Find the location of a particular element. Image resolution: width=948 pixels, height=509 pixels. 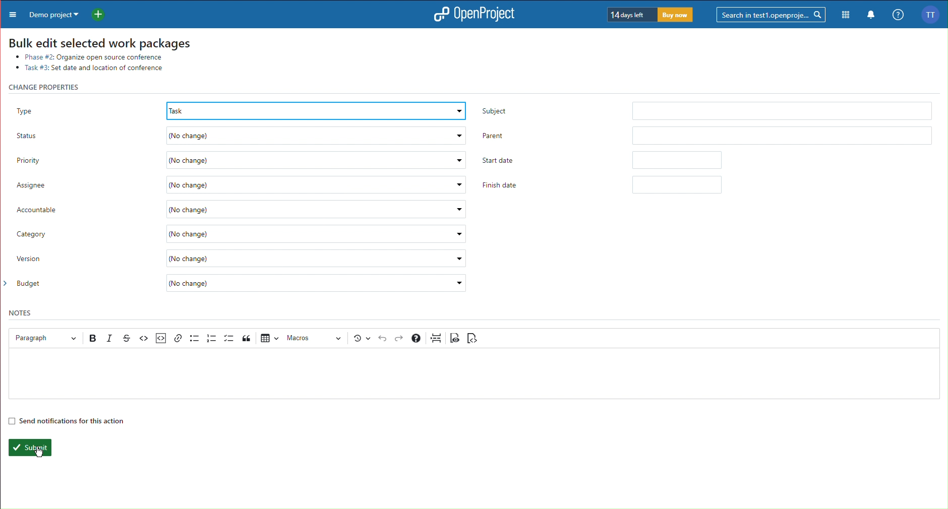

Italic is located at coordinates (110, 338).